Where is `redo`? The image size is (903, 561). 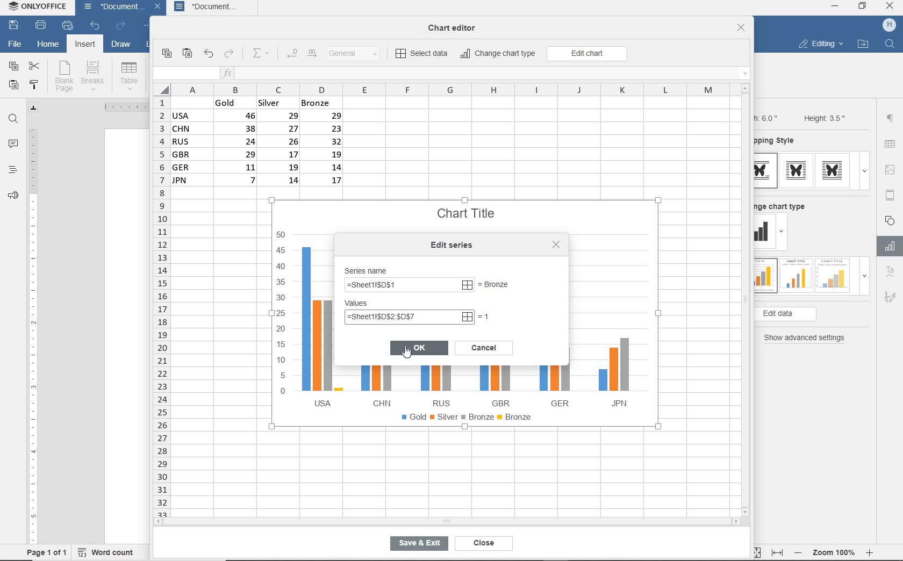
redo is located at coordinates (120, 26).